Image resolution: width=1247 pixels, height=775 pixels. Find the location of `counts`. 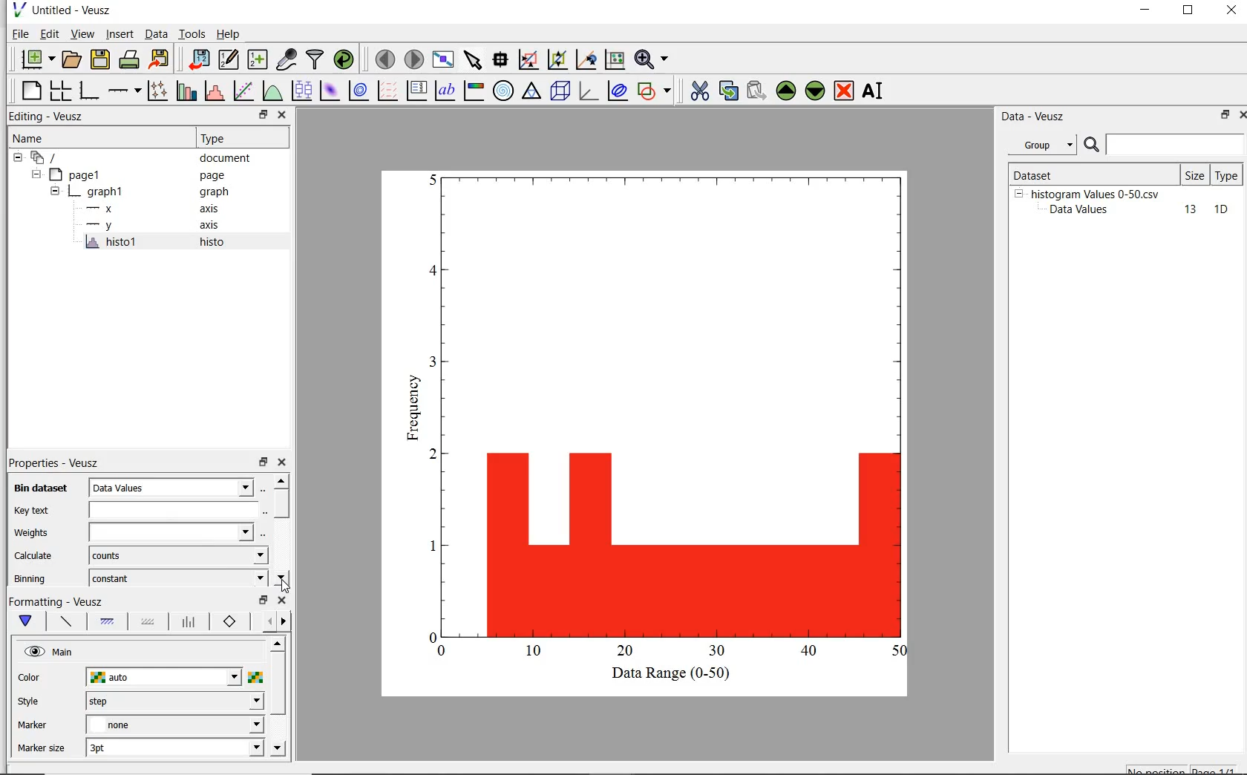

counts is located at coordinates (174, 555).